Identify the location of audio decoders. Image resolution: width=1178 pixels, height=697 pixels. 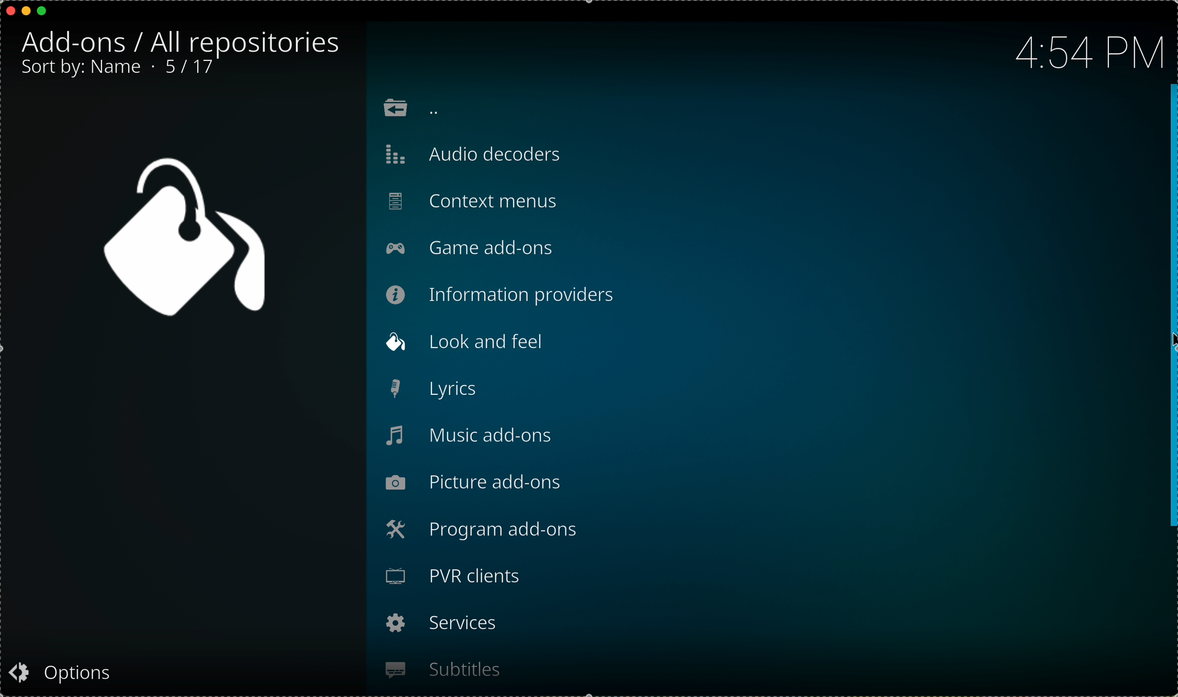
(476, 155).